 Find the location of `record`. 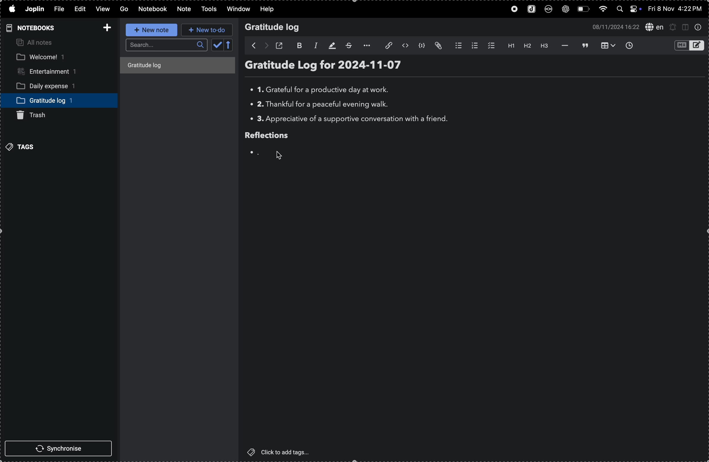

record is located at coordinates (514, 9).